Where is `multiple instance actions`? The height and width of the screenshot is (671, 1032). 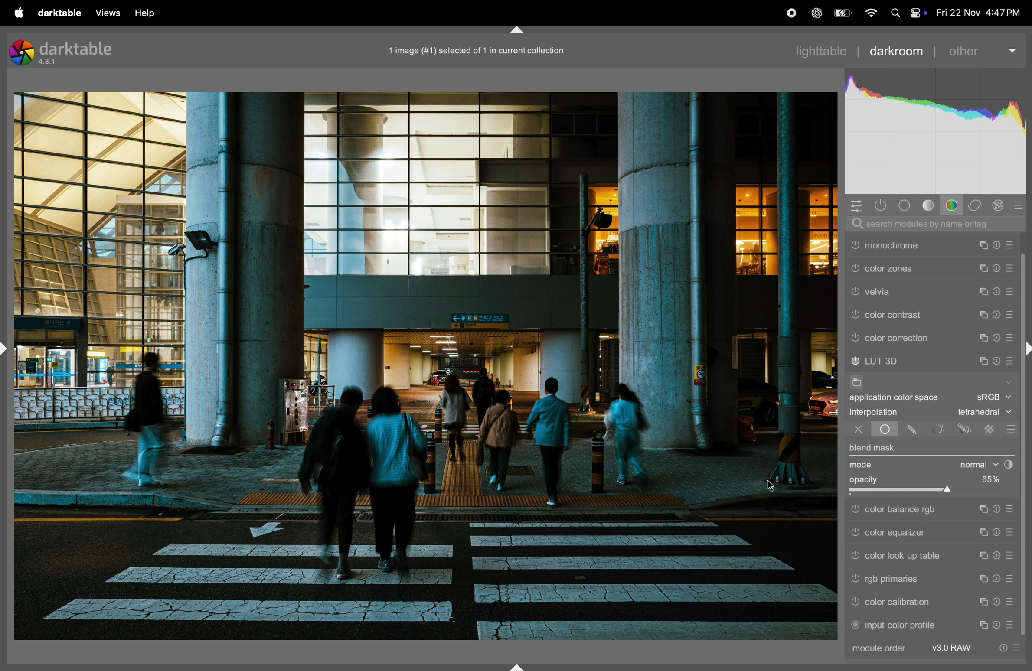
multiple instance actions is located at coordinates (985, 510).